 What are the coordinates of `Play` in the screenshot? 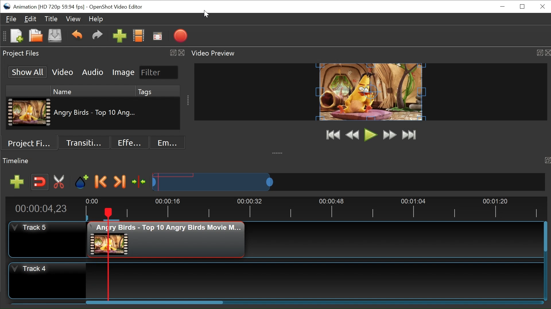 It's located at (370, 135).